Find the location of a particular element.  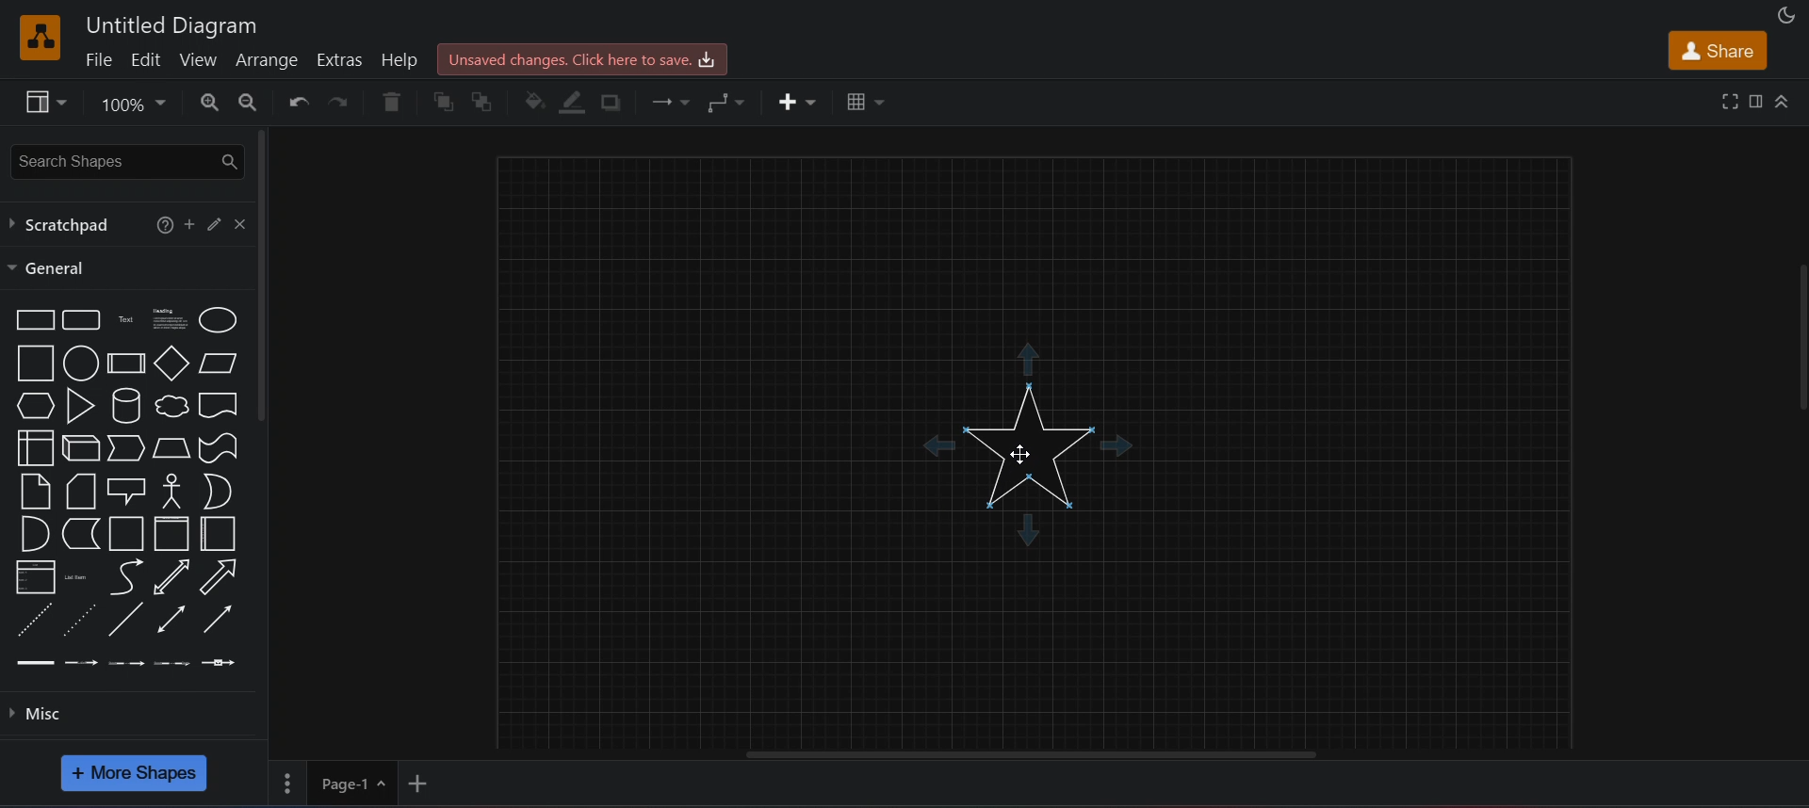

arrow is located at coordinates (222, 577).